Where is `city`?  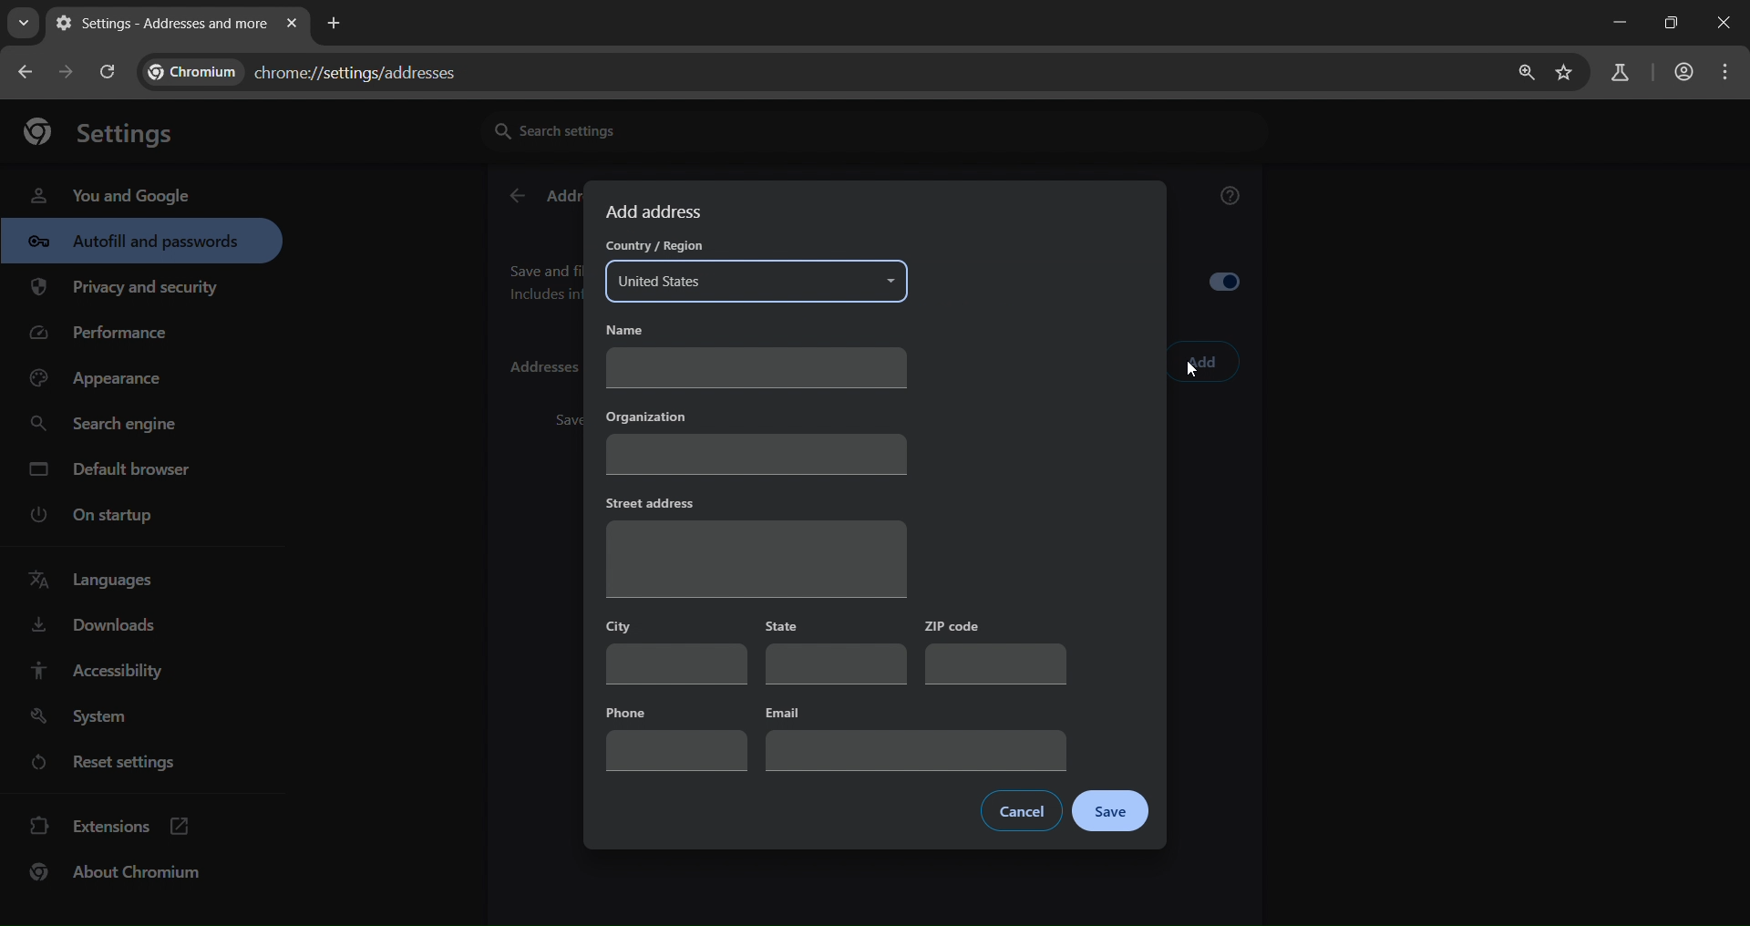 city is located at coordinates (676, 651).